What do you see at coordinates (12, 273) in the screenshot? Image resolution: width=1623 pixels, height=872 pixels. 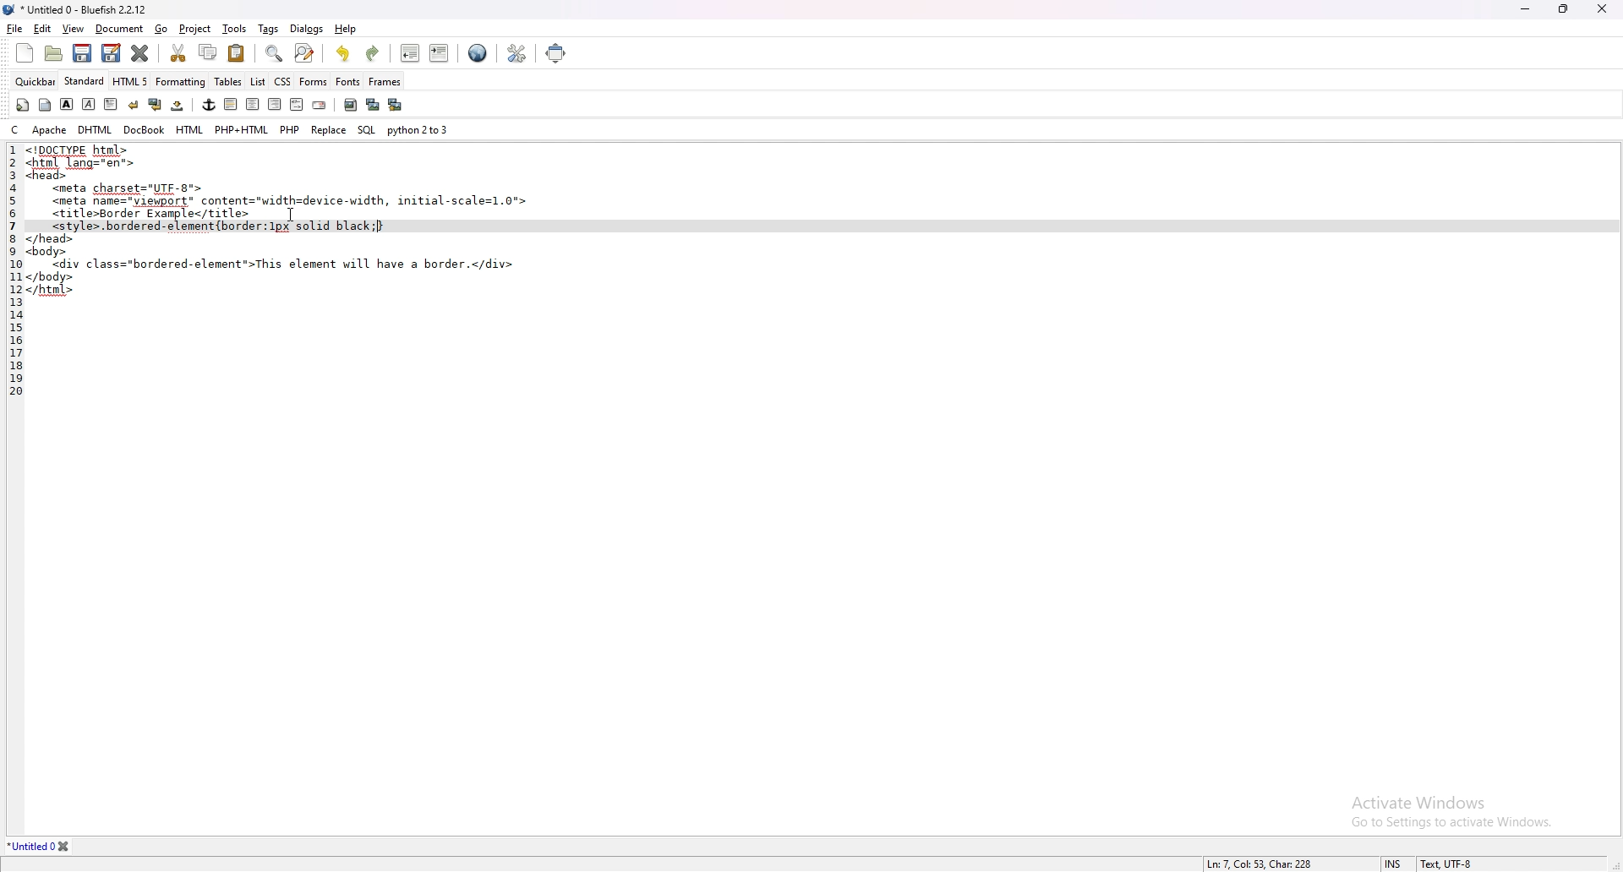 I see `1 2 3 4 5 6 7 8 9 10 11 12 13 14 15 16 17 18 19 20` at bounding box center [12, 273].